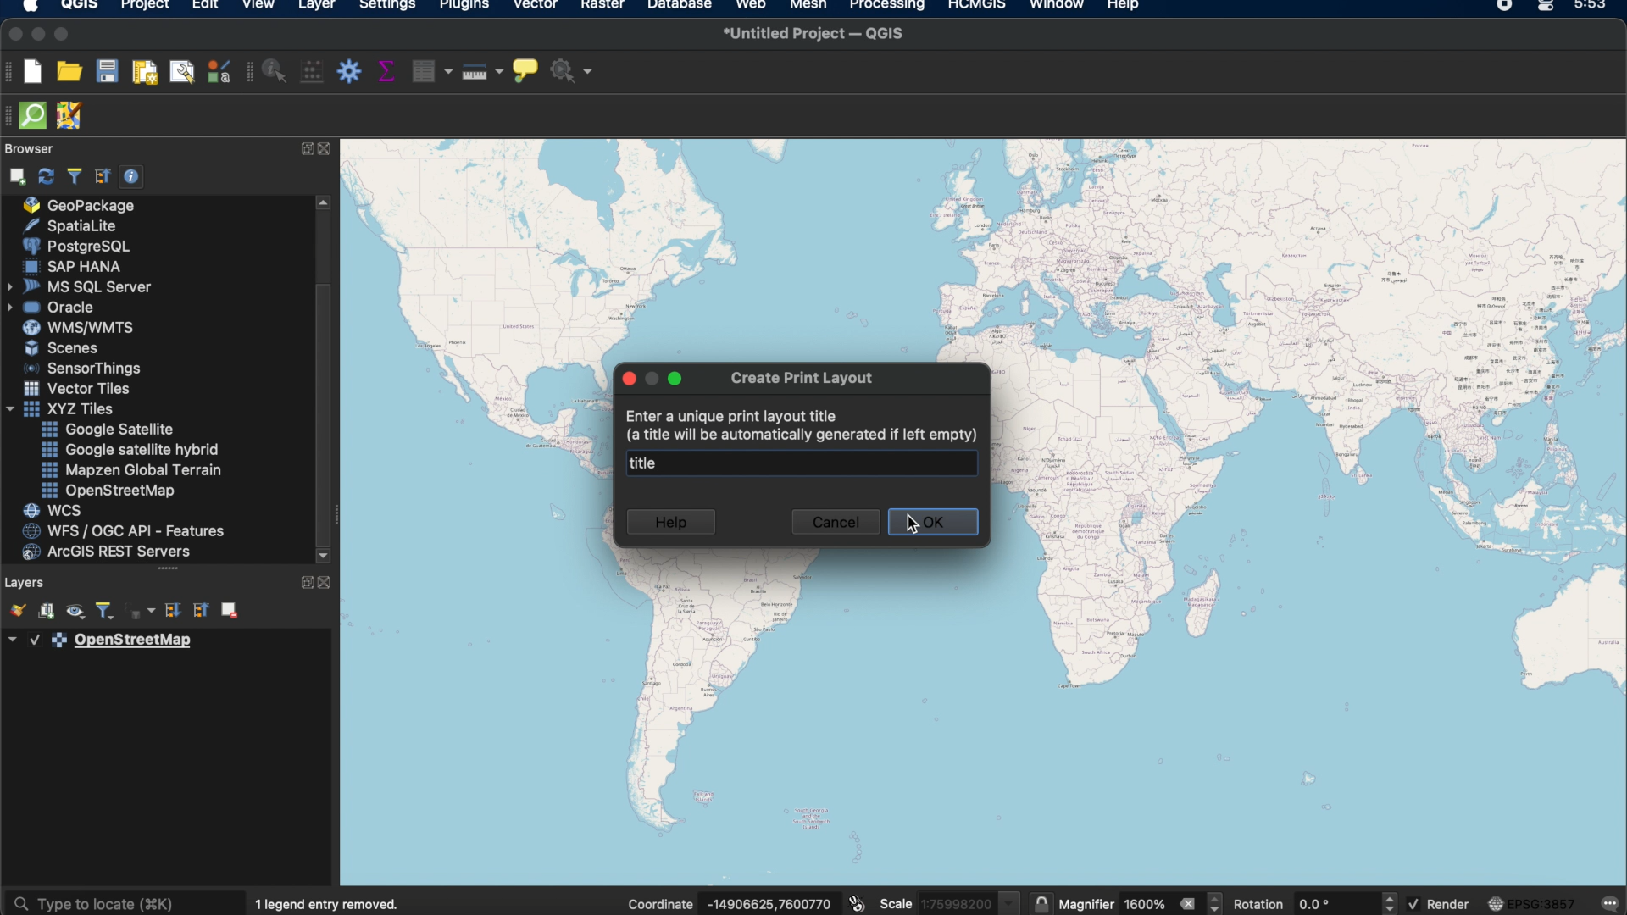 The width and height of the screenshot is (1627, 915). I want to click on close, so click(14, 32).